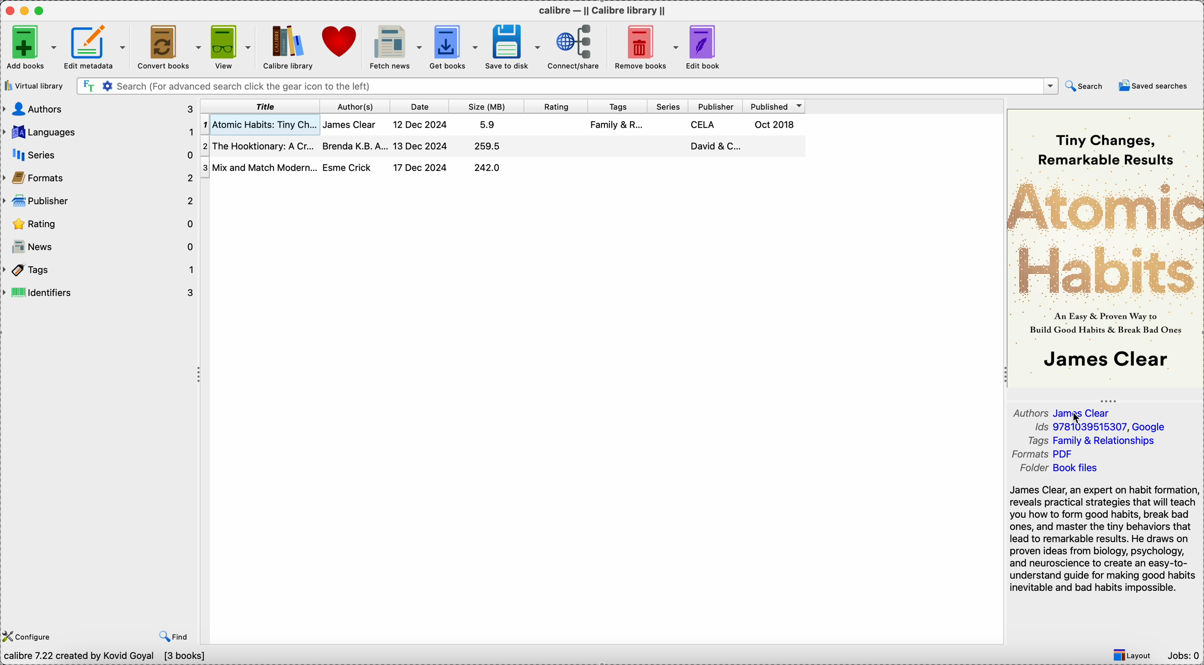  I want to click on author(s), so click(359, 105).